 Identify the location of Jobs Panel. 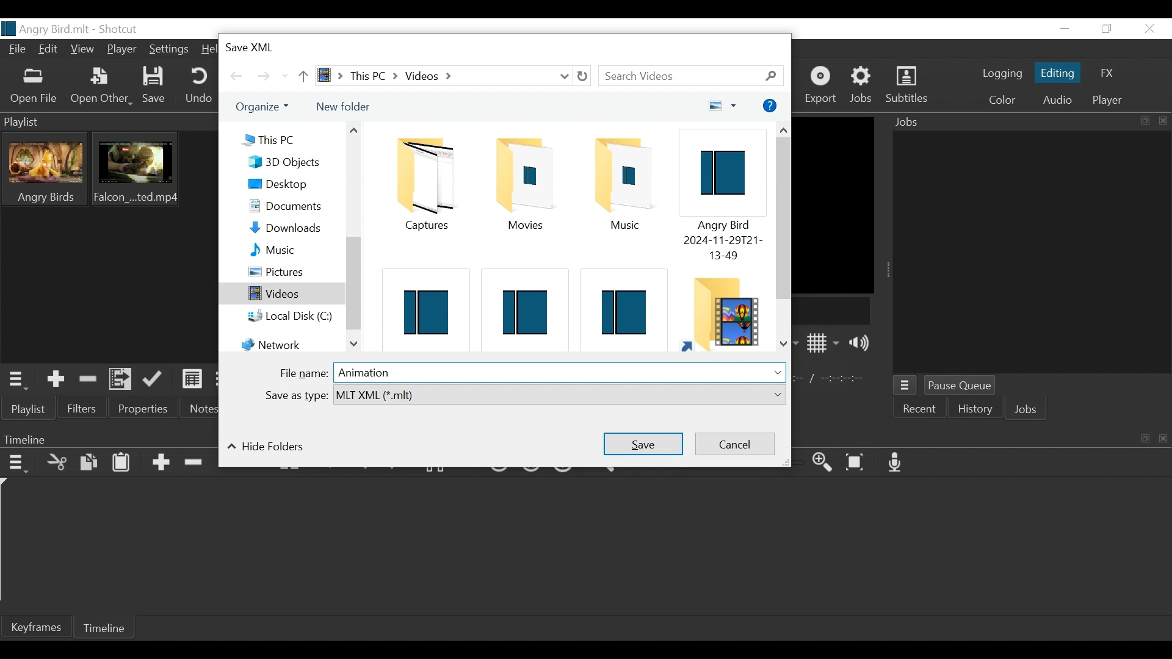
(1033, 255).